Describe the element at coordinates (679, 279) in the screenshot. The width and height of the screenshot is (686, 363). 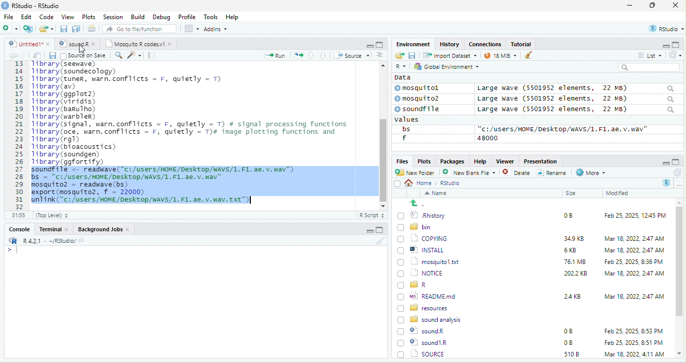
I see `scroll bar` at that location.